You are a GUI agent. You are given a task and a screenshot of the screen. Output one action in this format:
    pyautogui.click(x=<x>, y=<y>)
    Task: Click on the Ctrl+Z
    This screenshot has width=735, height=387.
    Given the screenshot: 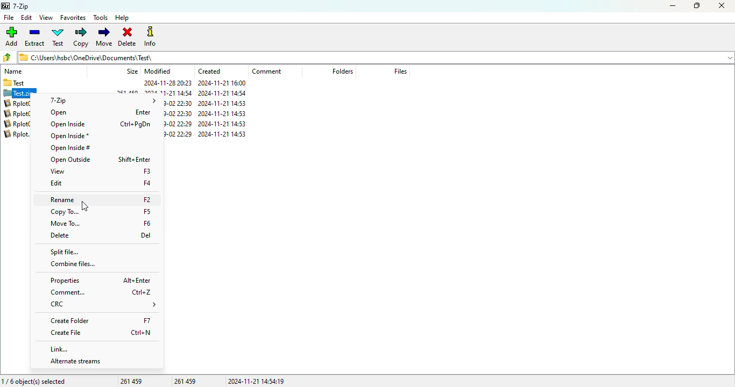 What is the action you would take?
    pyautogui.click(x=142, y=292)
    